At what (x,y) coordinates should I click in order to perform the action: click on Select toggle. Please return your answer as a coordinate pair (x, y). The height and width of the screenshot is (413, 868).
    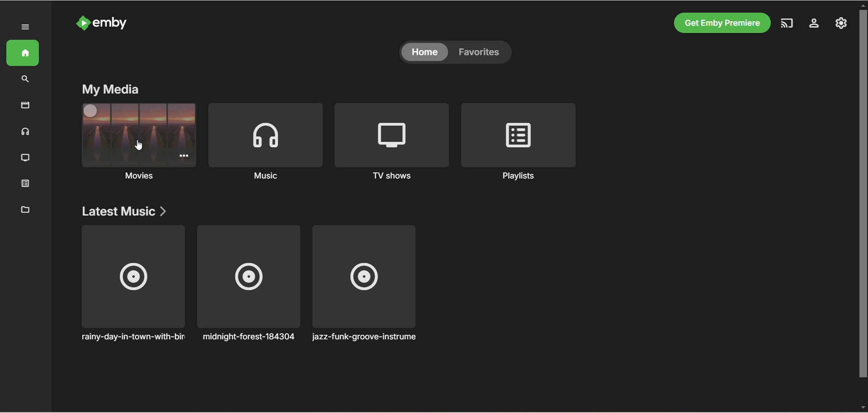
    Looking at the image, I should click on (91, 111).